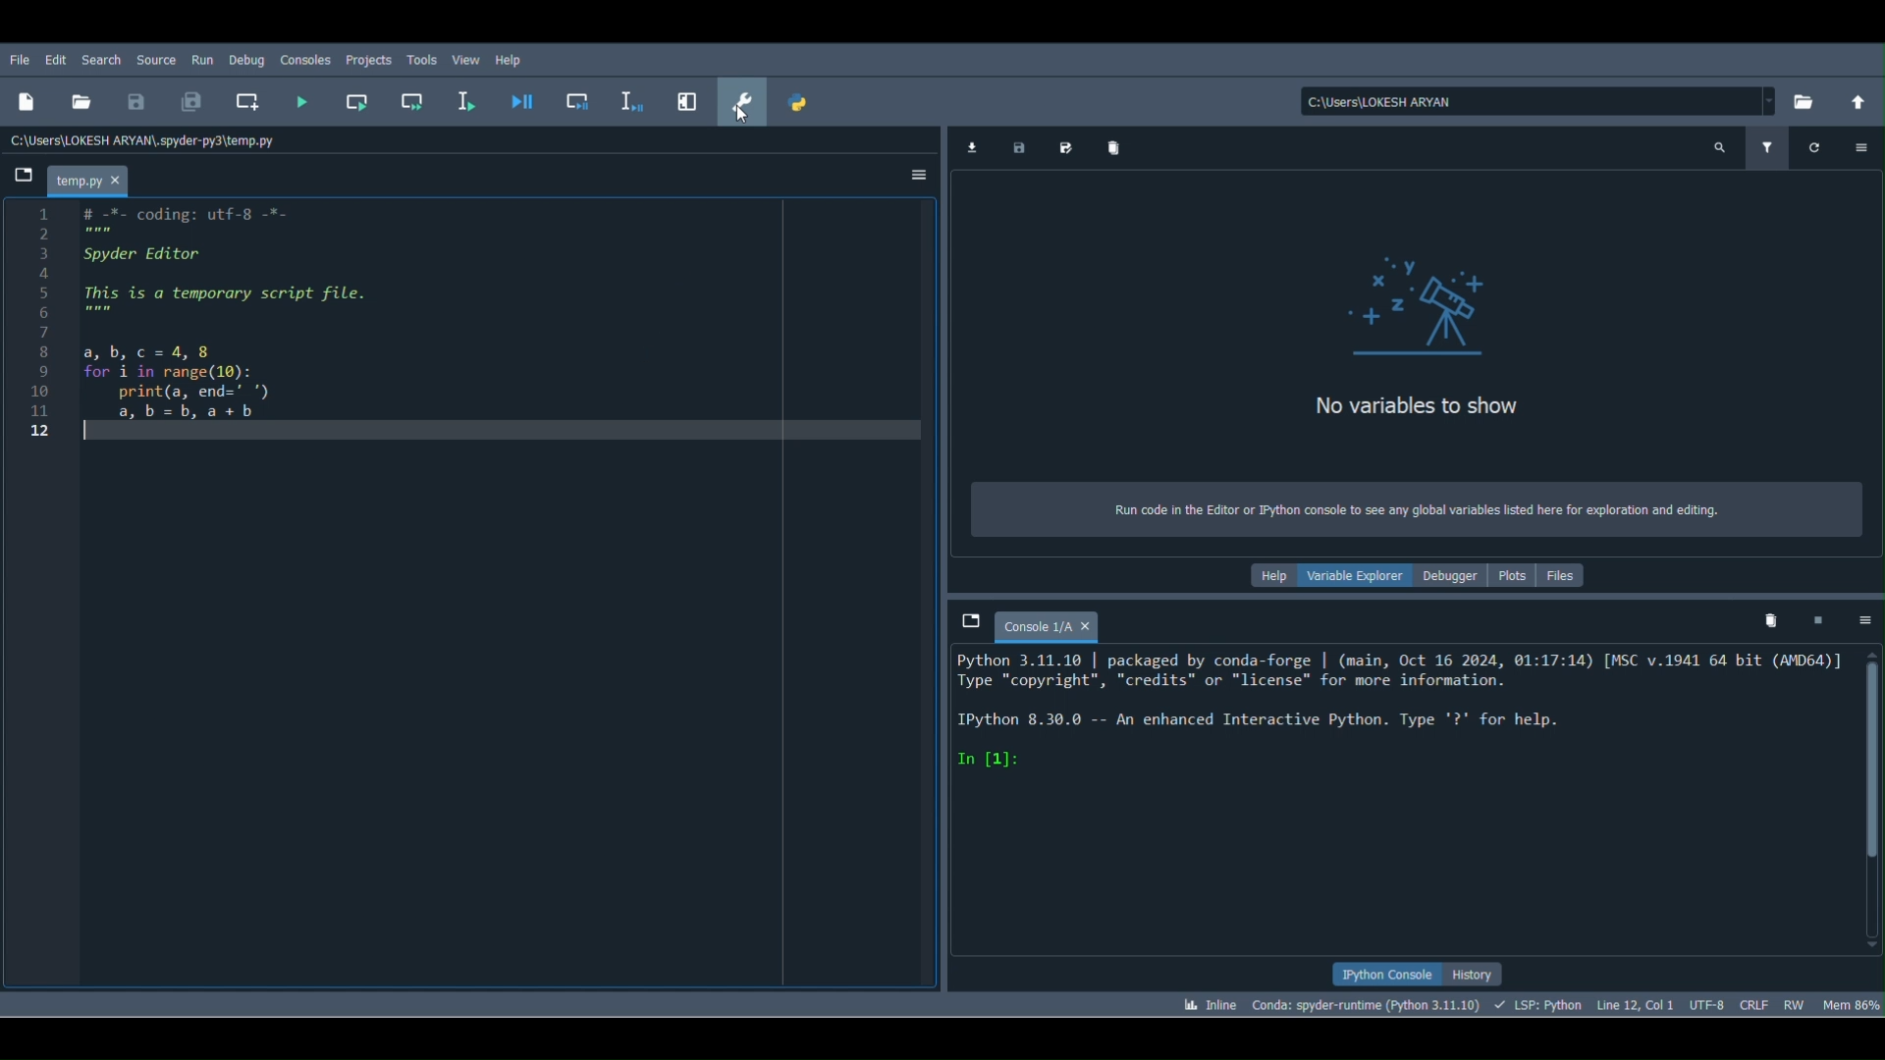 The image size is (1885, 1060). I want to click on Source, so click(157, 59).